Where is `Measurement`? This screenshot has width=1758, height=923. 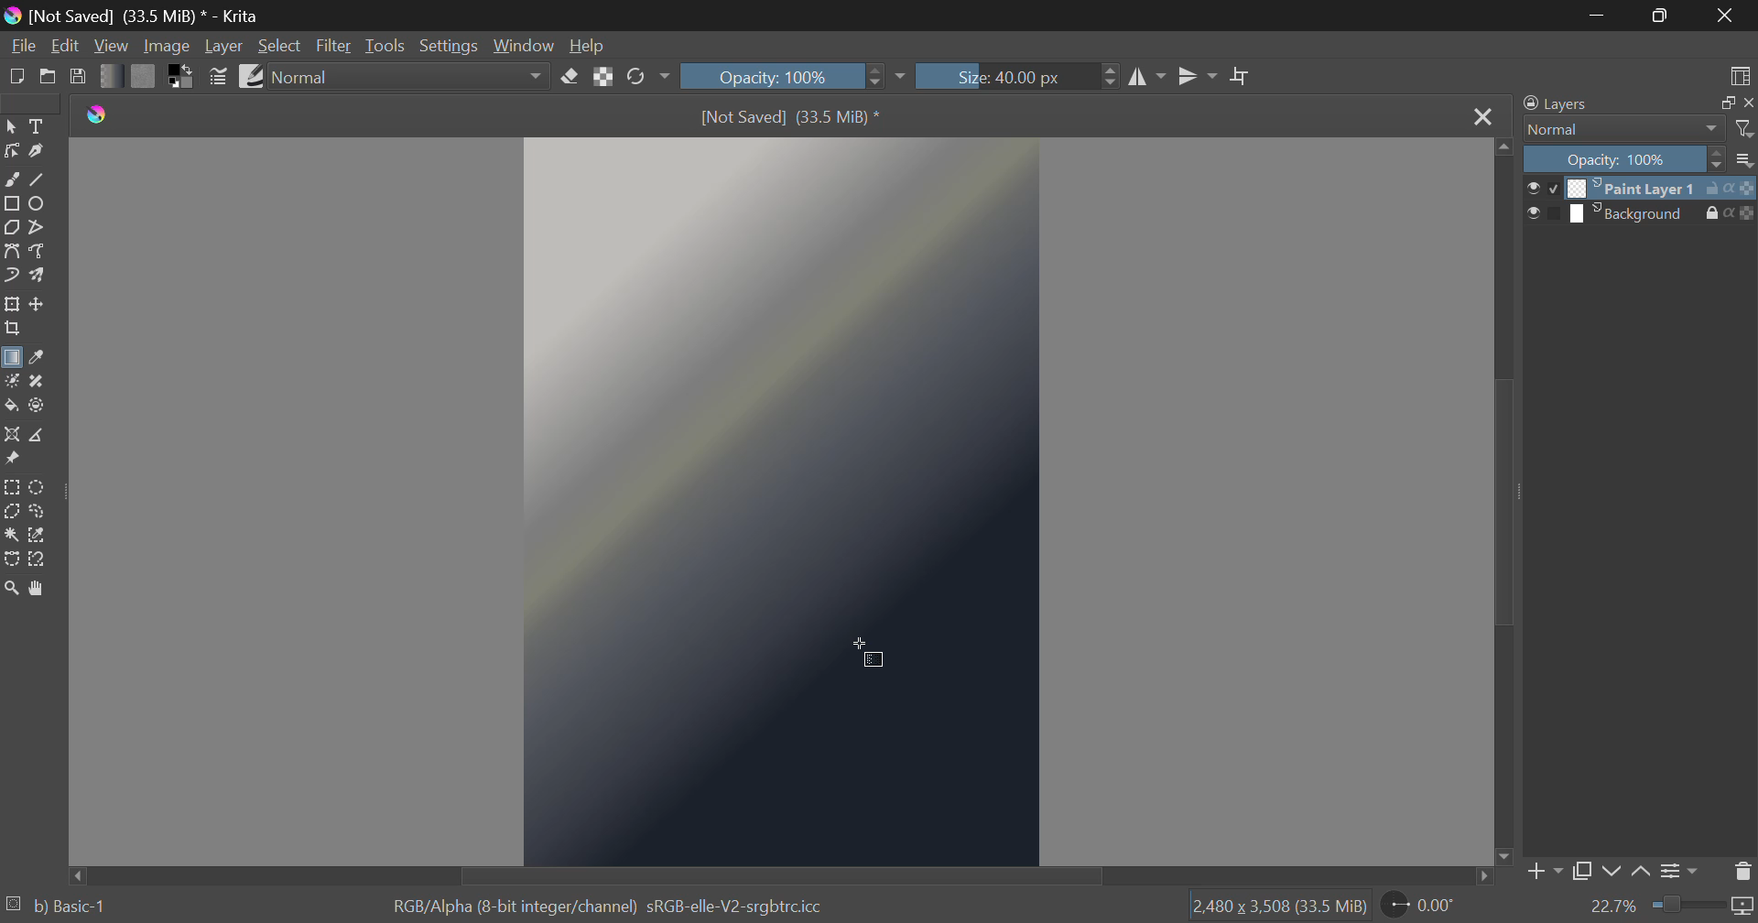
Measurement is located at coordinates (38, 436).